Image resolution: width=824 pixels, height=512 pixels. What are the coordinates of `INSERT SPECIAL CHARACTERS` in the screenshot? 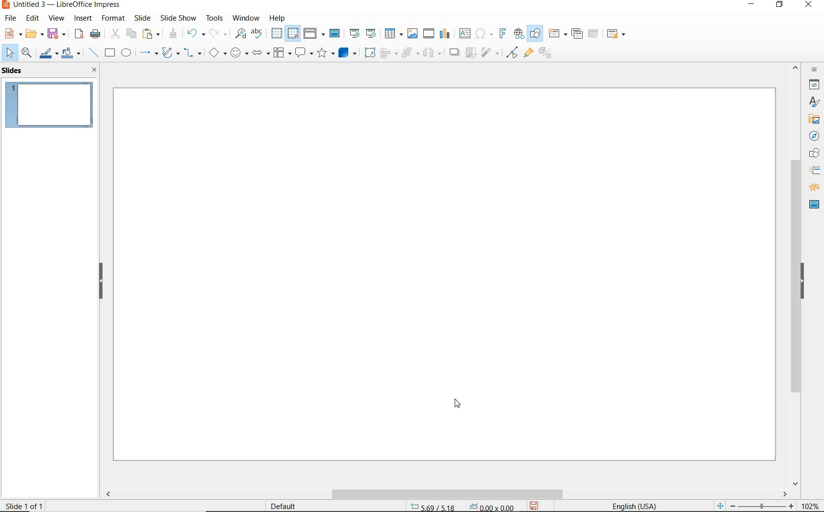 It's located at (483, 34).